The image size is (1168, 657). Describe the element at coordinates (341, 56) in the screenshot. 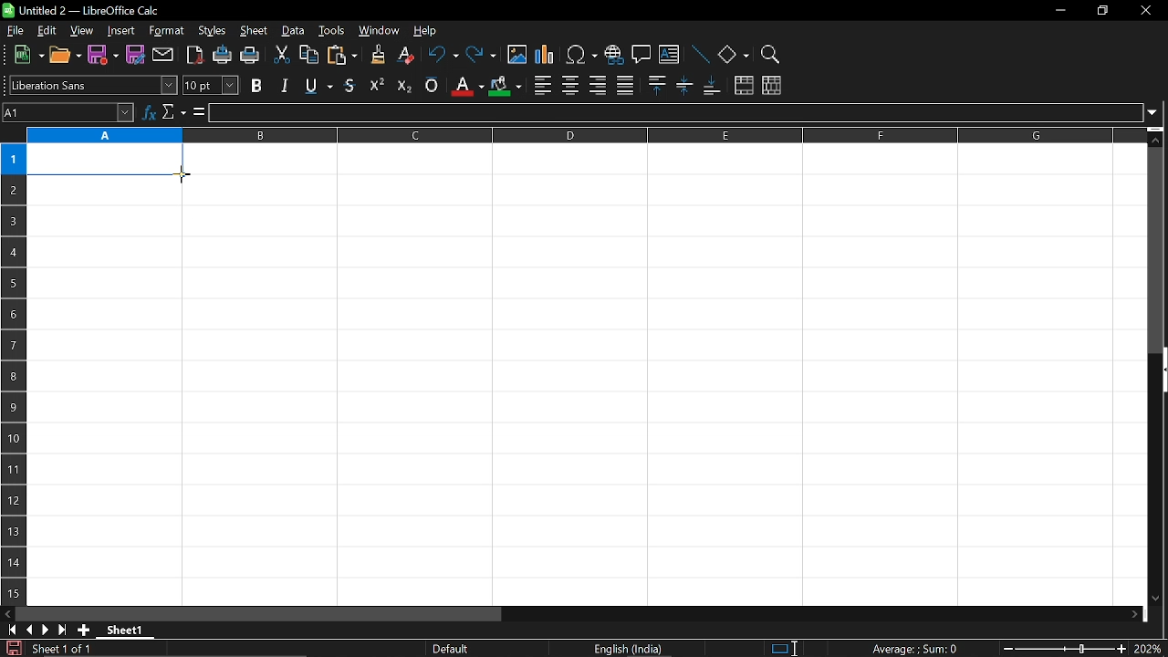

I see `paste` at that location.